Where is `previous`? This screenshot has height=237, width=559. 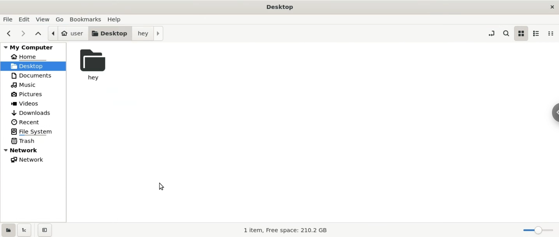
previous is located at coordinates (9, 32).